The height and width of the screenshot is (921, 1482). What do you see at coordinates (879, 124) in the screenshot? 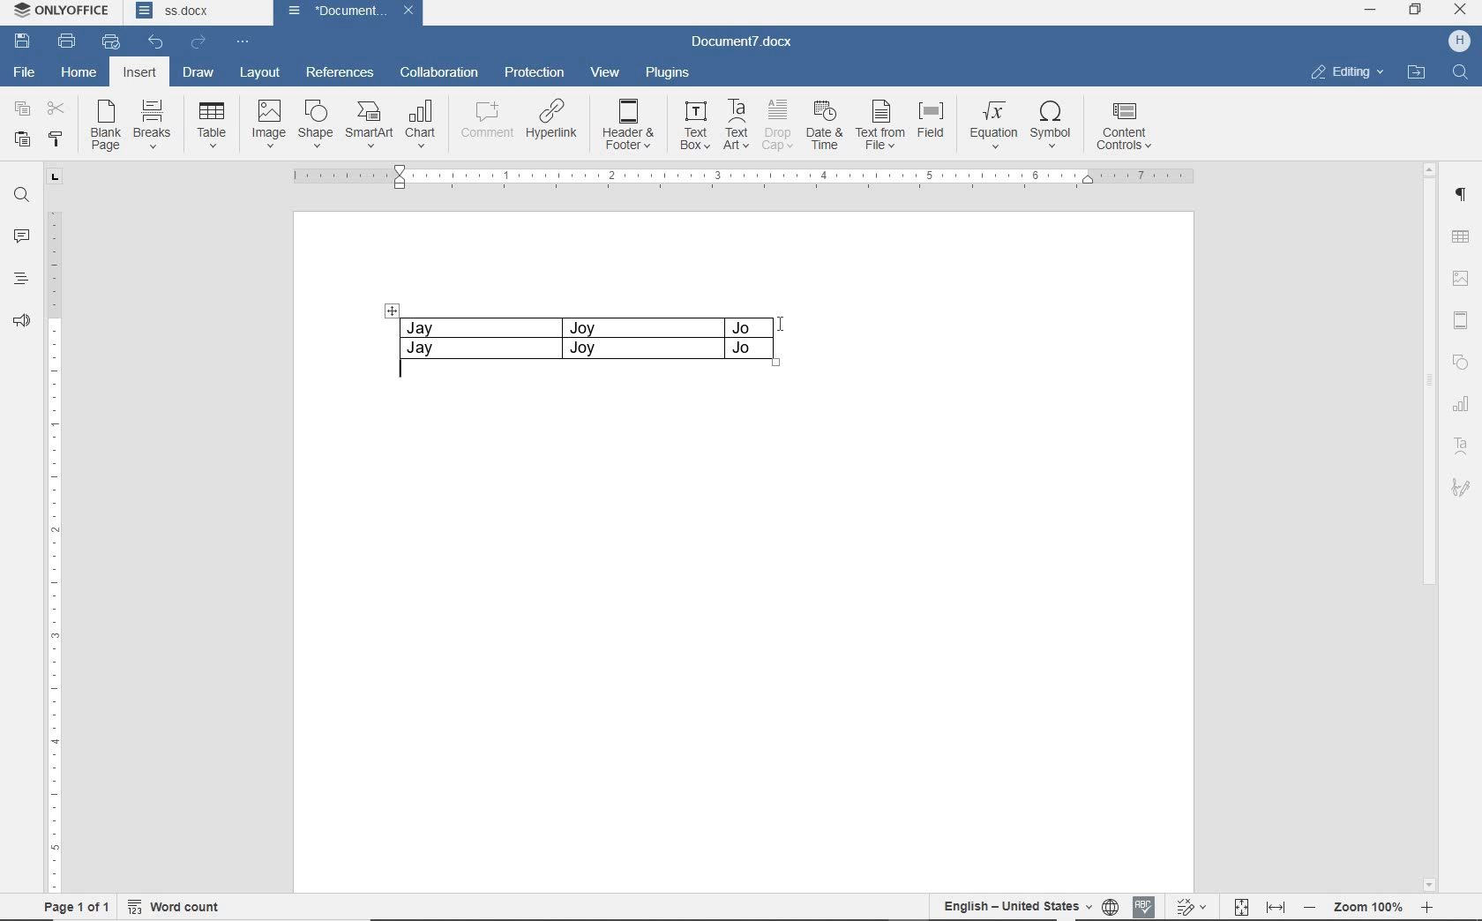
I see `TEXT FROMFILE` at bounding box center [879, 124].